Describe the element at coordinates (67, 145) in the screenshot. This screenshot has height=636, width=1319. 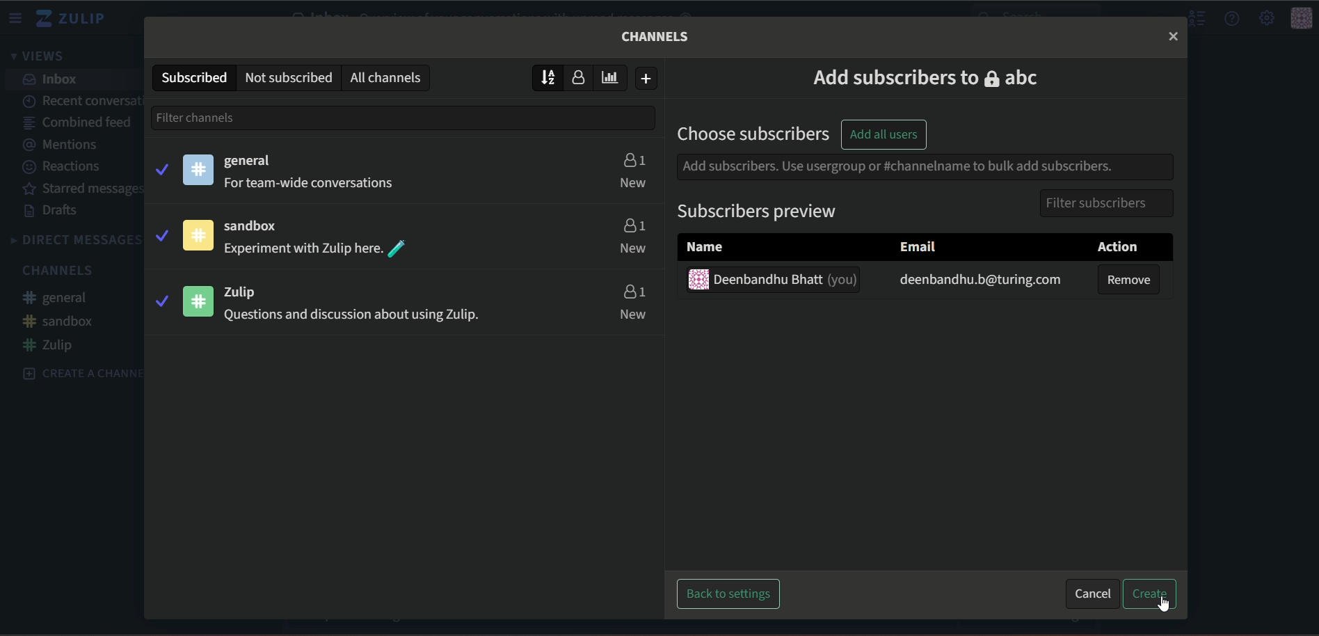
I see `mentions` at that location.